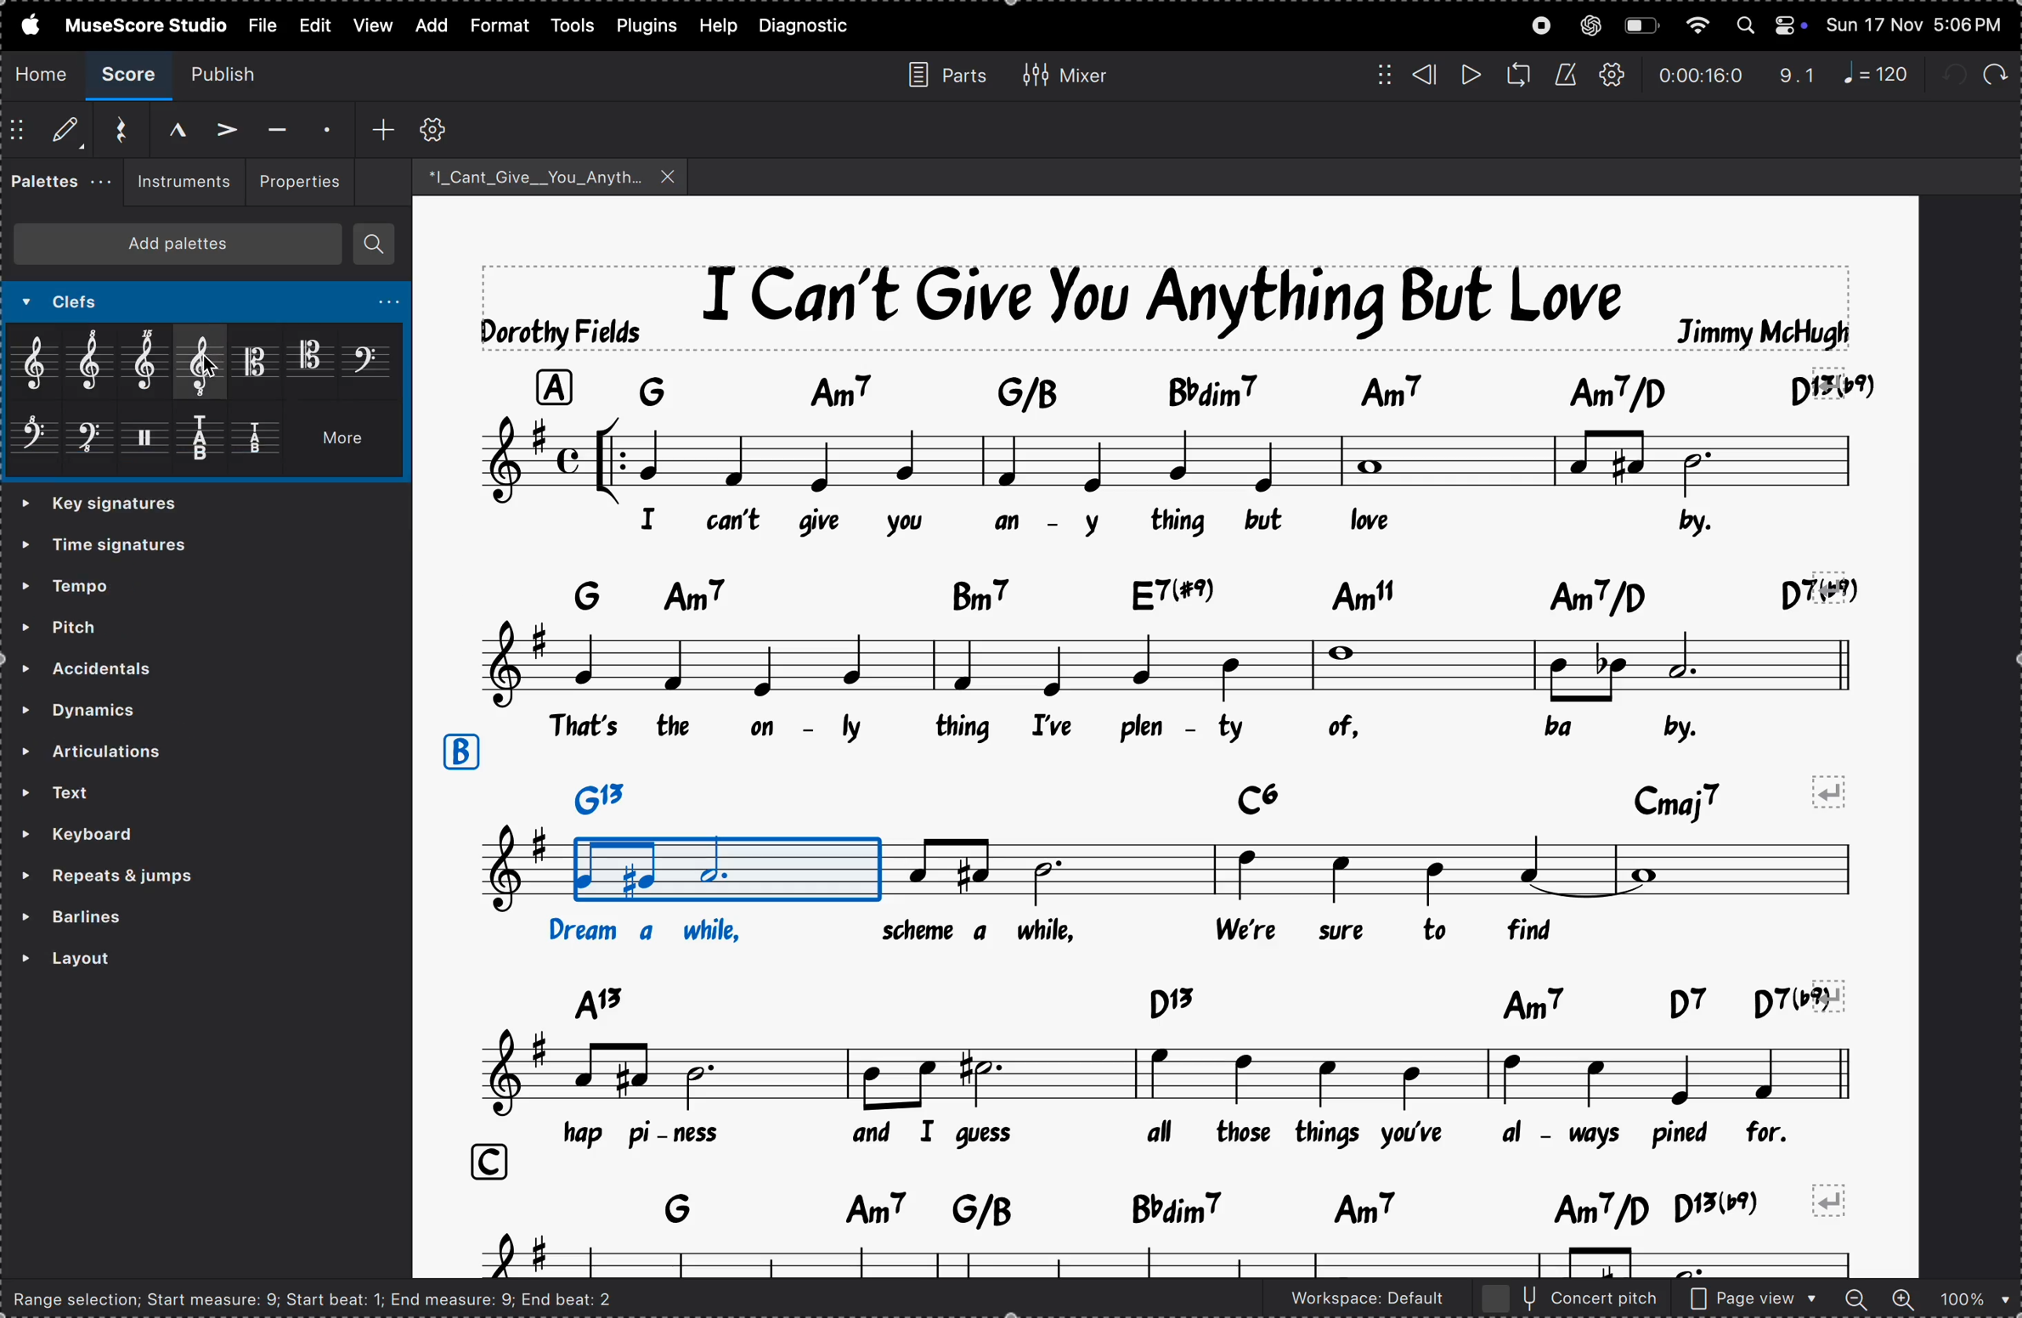  What do you see at coordinates (128, 836) in the screenshot?
I see `keyboard` at bounding box center [128, 836].